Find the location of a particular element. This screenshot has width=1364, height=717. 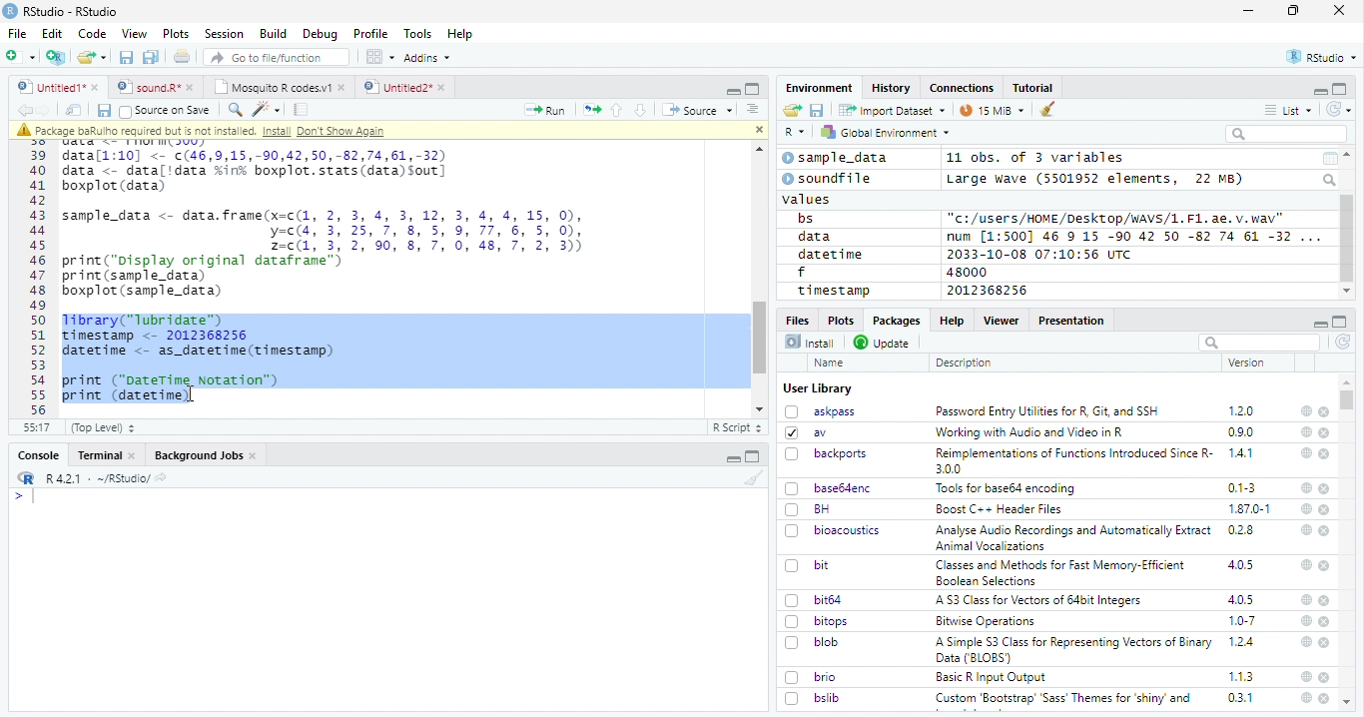

Viewer is located at coordinates (1002, 320).